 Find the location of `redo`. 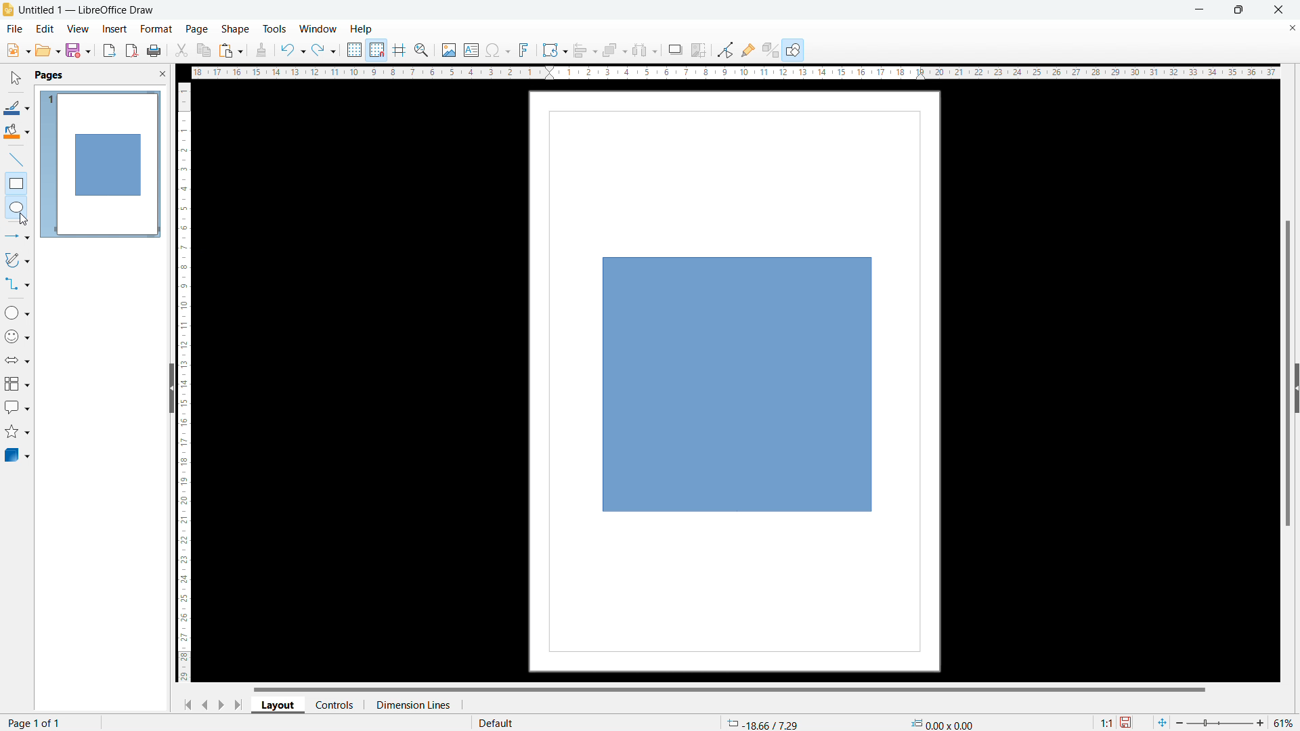

redo is located at coordinates (324, 51).